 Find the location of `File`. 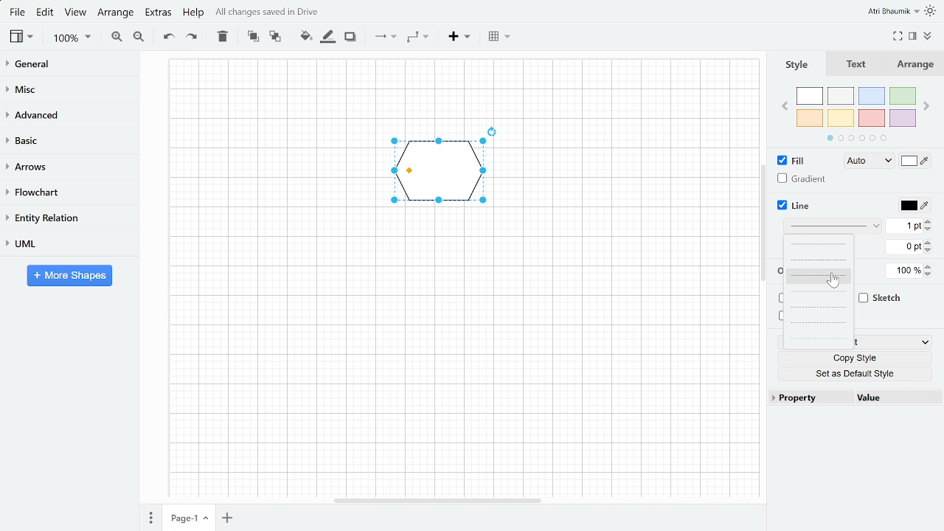

File is located at coordinates (18, 13).